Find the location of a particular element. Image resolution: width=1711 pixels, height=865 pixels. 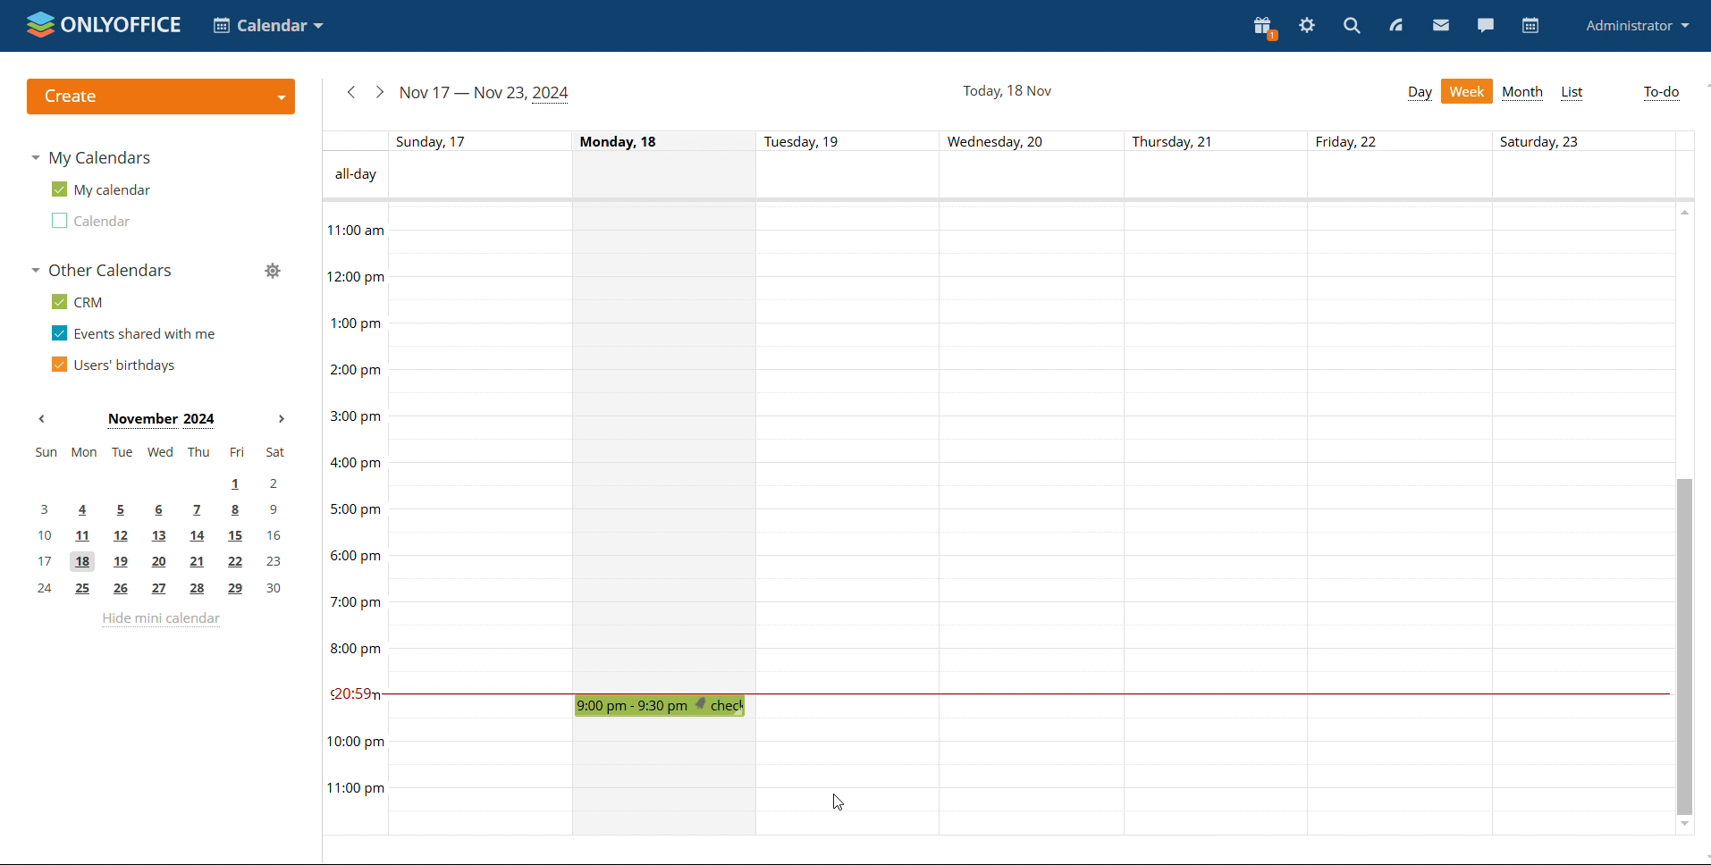

timeline is located at coordinates (354, 518).